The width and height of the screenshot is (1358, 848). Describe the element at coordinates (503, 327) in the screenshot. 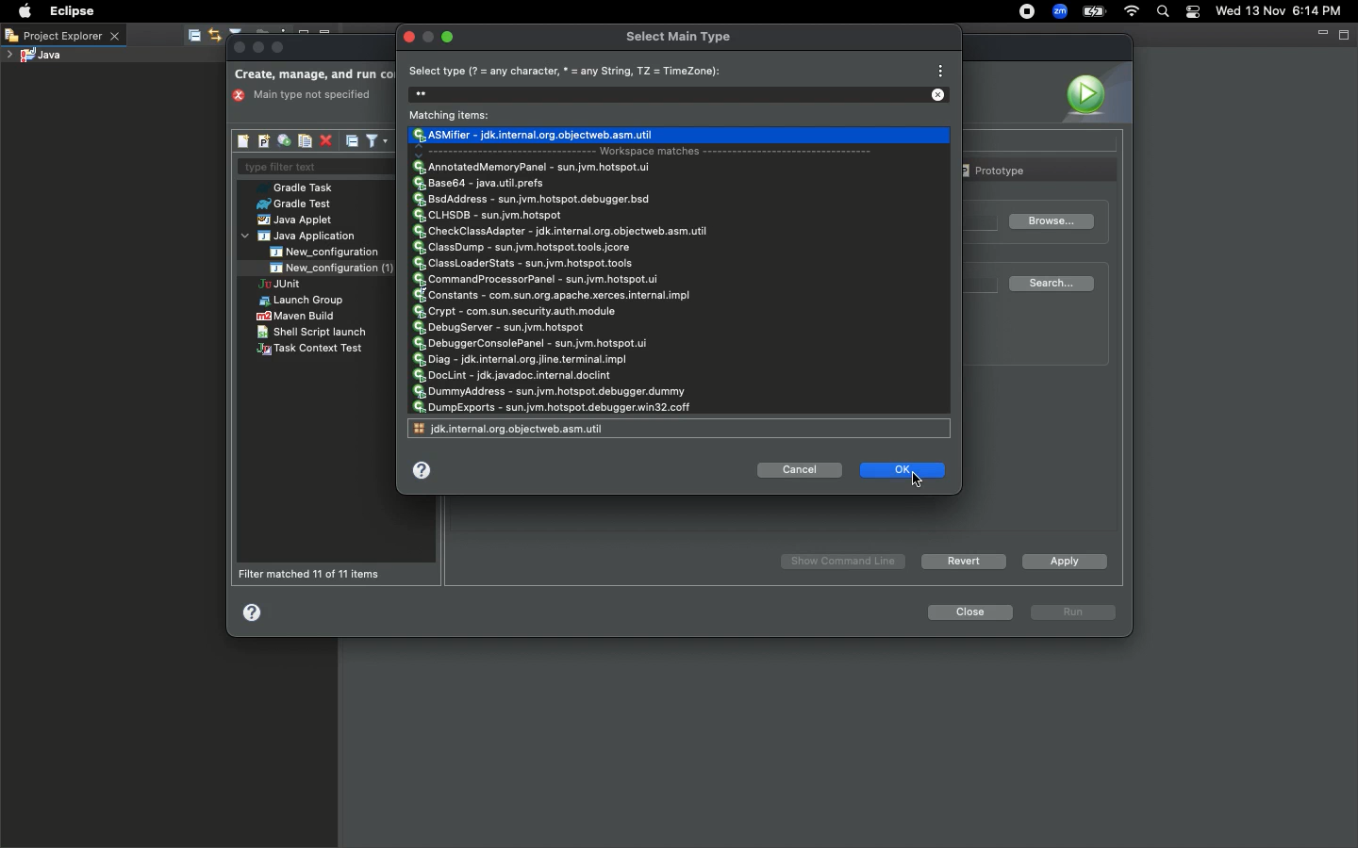

I see `DebugServer - sun.jvm.hotspot` at that location.